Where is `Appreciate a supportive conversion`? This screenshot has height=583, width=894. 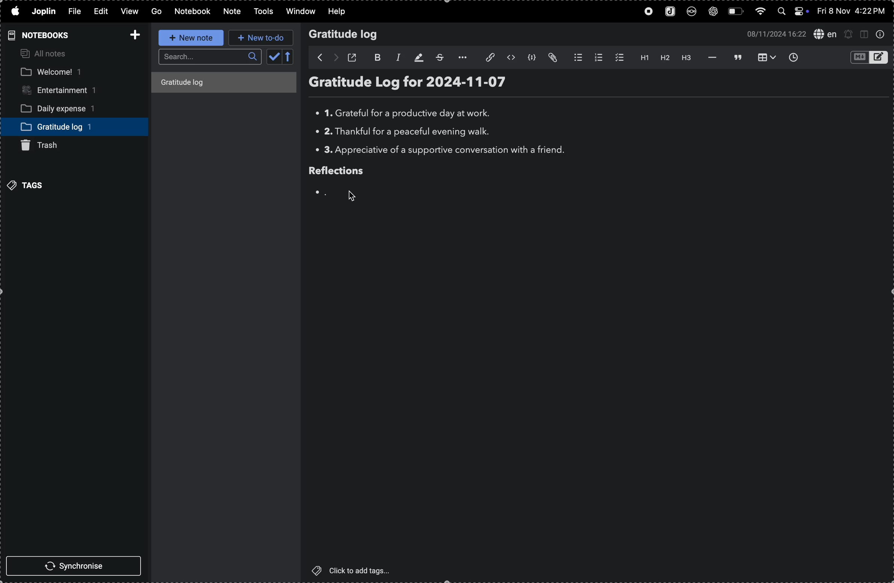 Appreciate a supportive conversion is located at coordinates (442, 151).